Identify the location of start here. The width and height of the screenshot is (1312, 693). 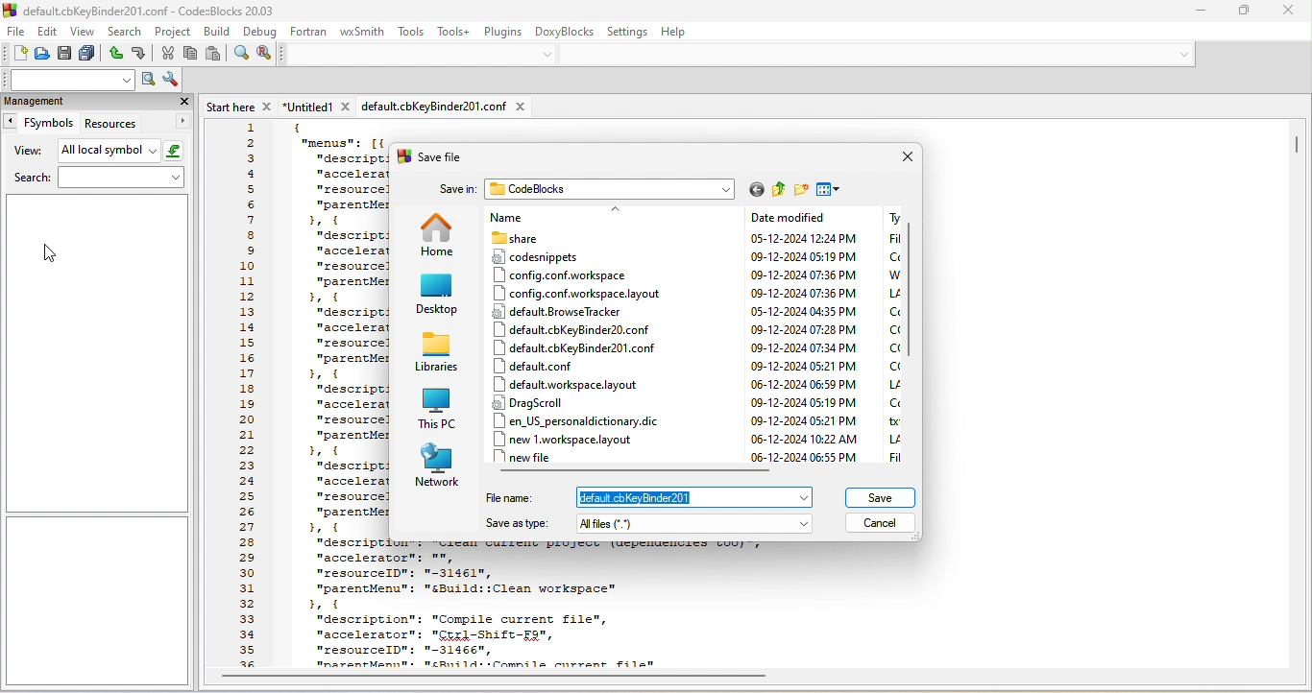
(242, 107).